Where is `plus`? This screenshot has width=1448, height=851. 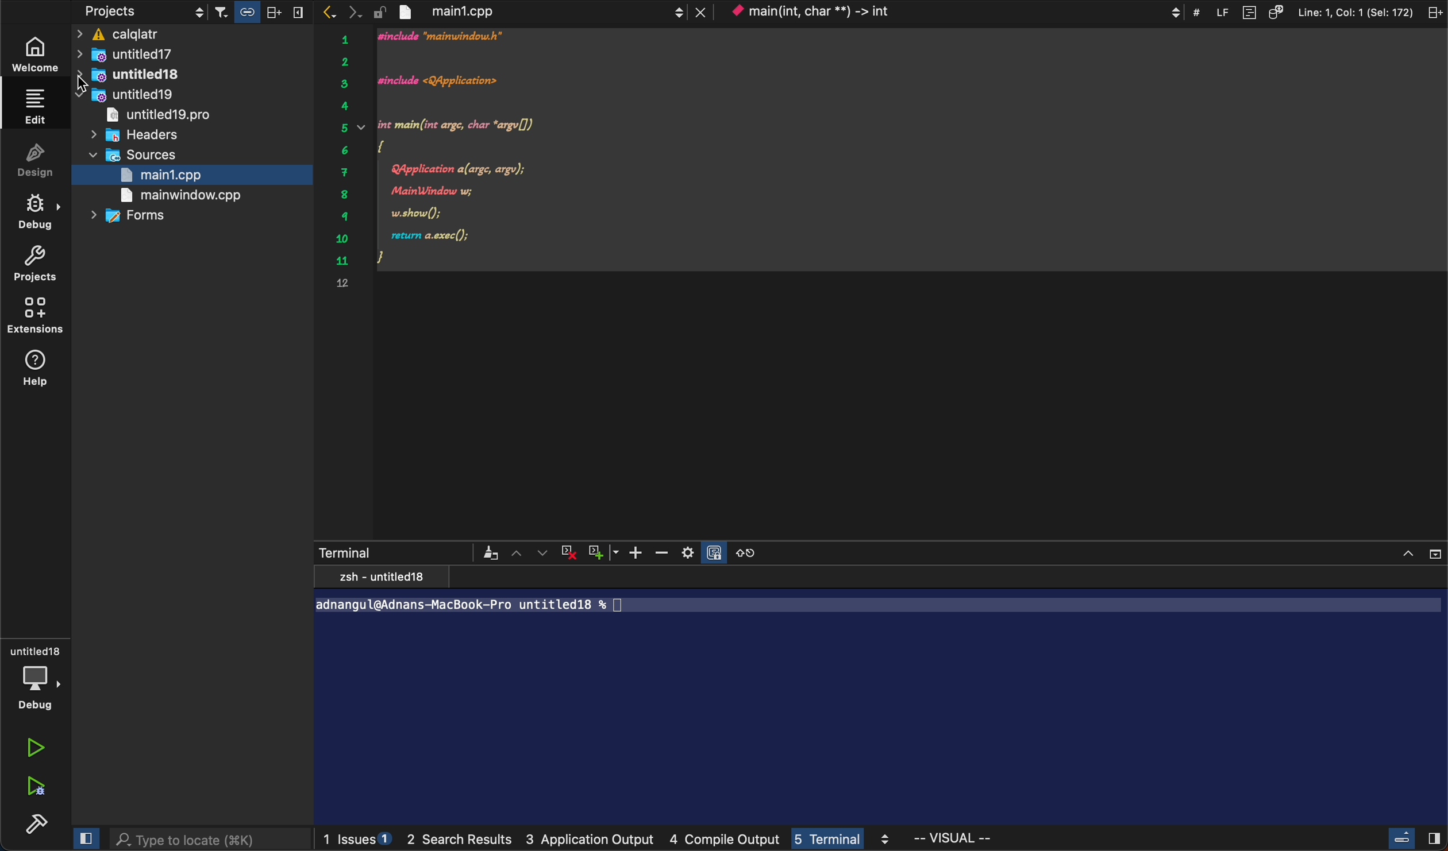 plus is located at coordinates (602, 553).